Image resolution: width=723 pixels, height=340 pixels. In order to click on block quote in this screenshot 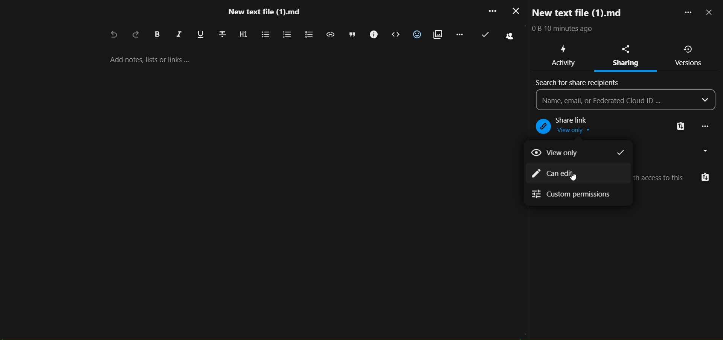, I will do `click(353, 35)`.